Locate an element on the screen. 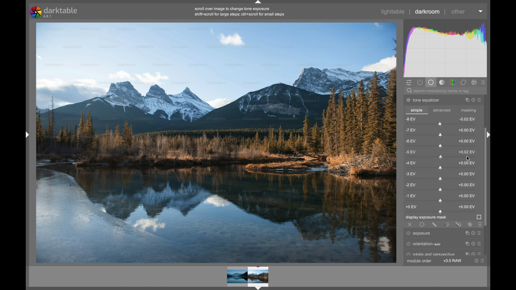 This screenshot has width=516, height=290. 0.02 ev is located at coordinates (467, 152).